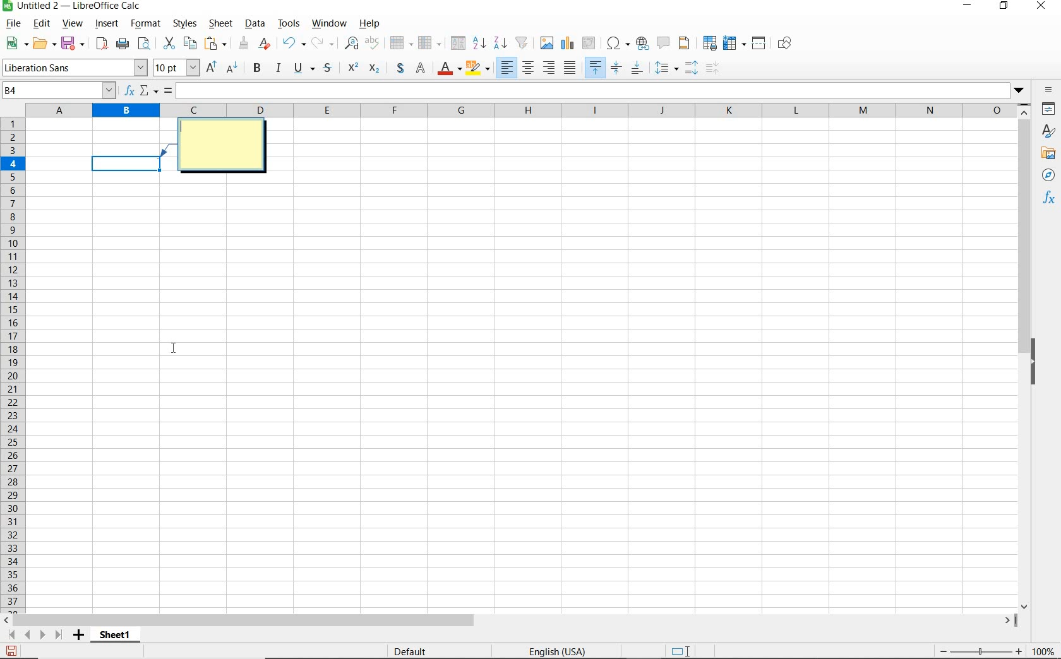 This screenshot has width=1061, height=659. Describe the element at coordinates (604, 90) in the screenshot. I see `expand formula bar` at that location.